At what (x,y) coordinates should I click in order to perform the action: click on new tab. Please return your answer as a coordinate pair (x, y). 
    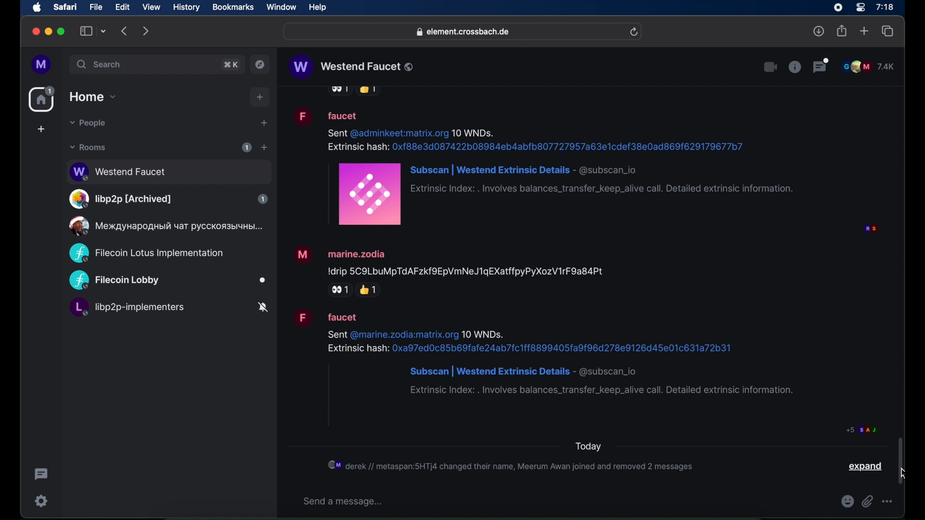
    Looking at the image, I should click on (864, 30).